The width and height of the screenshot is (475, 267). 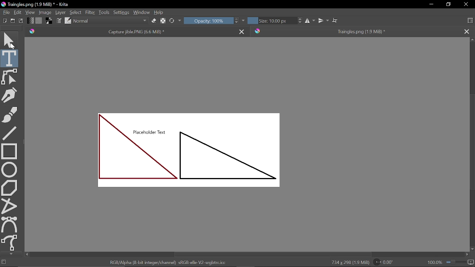 What do you see at coordinates (10, 151) in the screenshot?
I see `Rectangular tool` at bounding box center [10, 151].